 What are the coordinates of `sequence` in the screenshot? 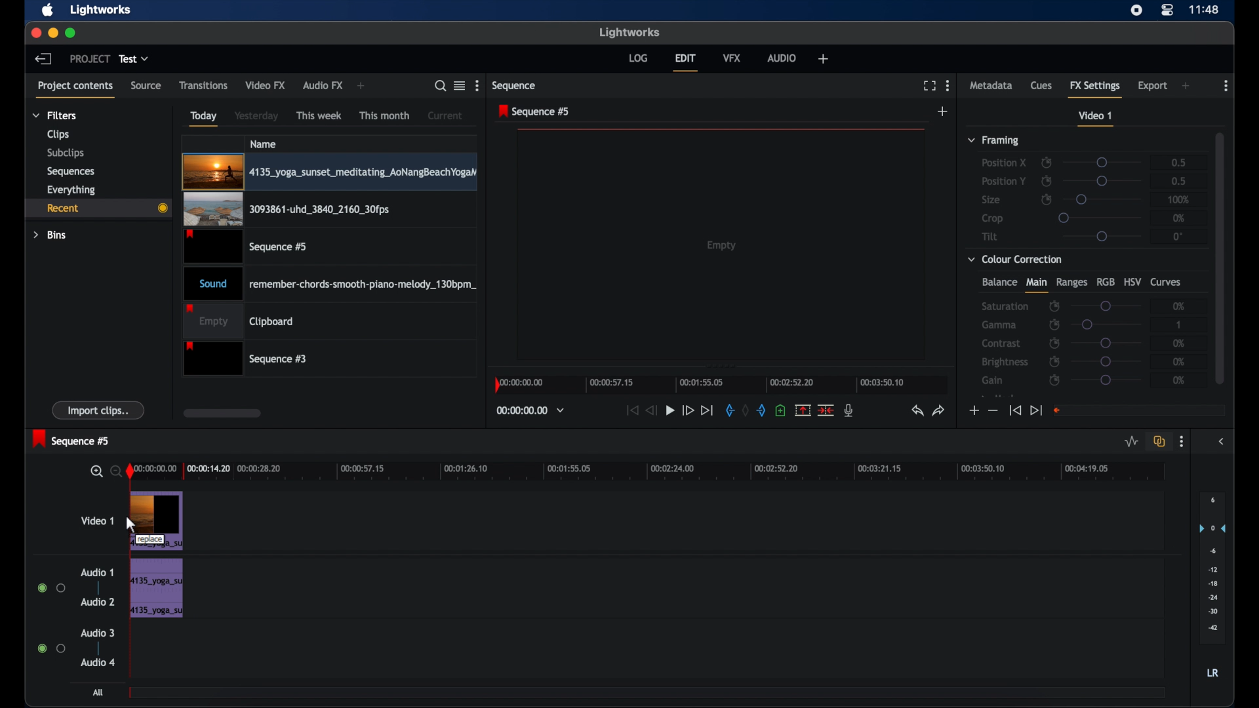 It's located at (515, 86).